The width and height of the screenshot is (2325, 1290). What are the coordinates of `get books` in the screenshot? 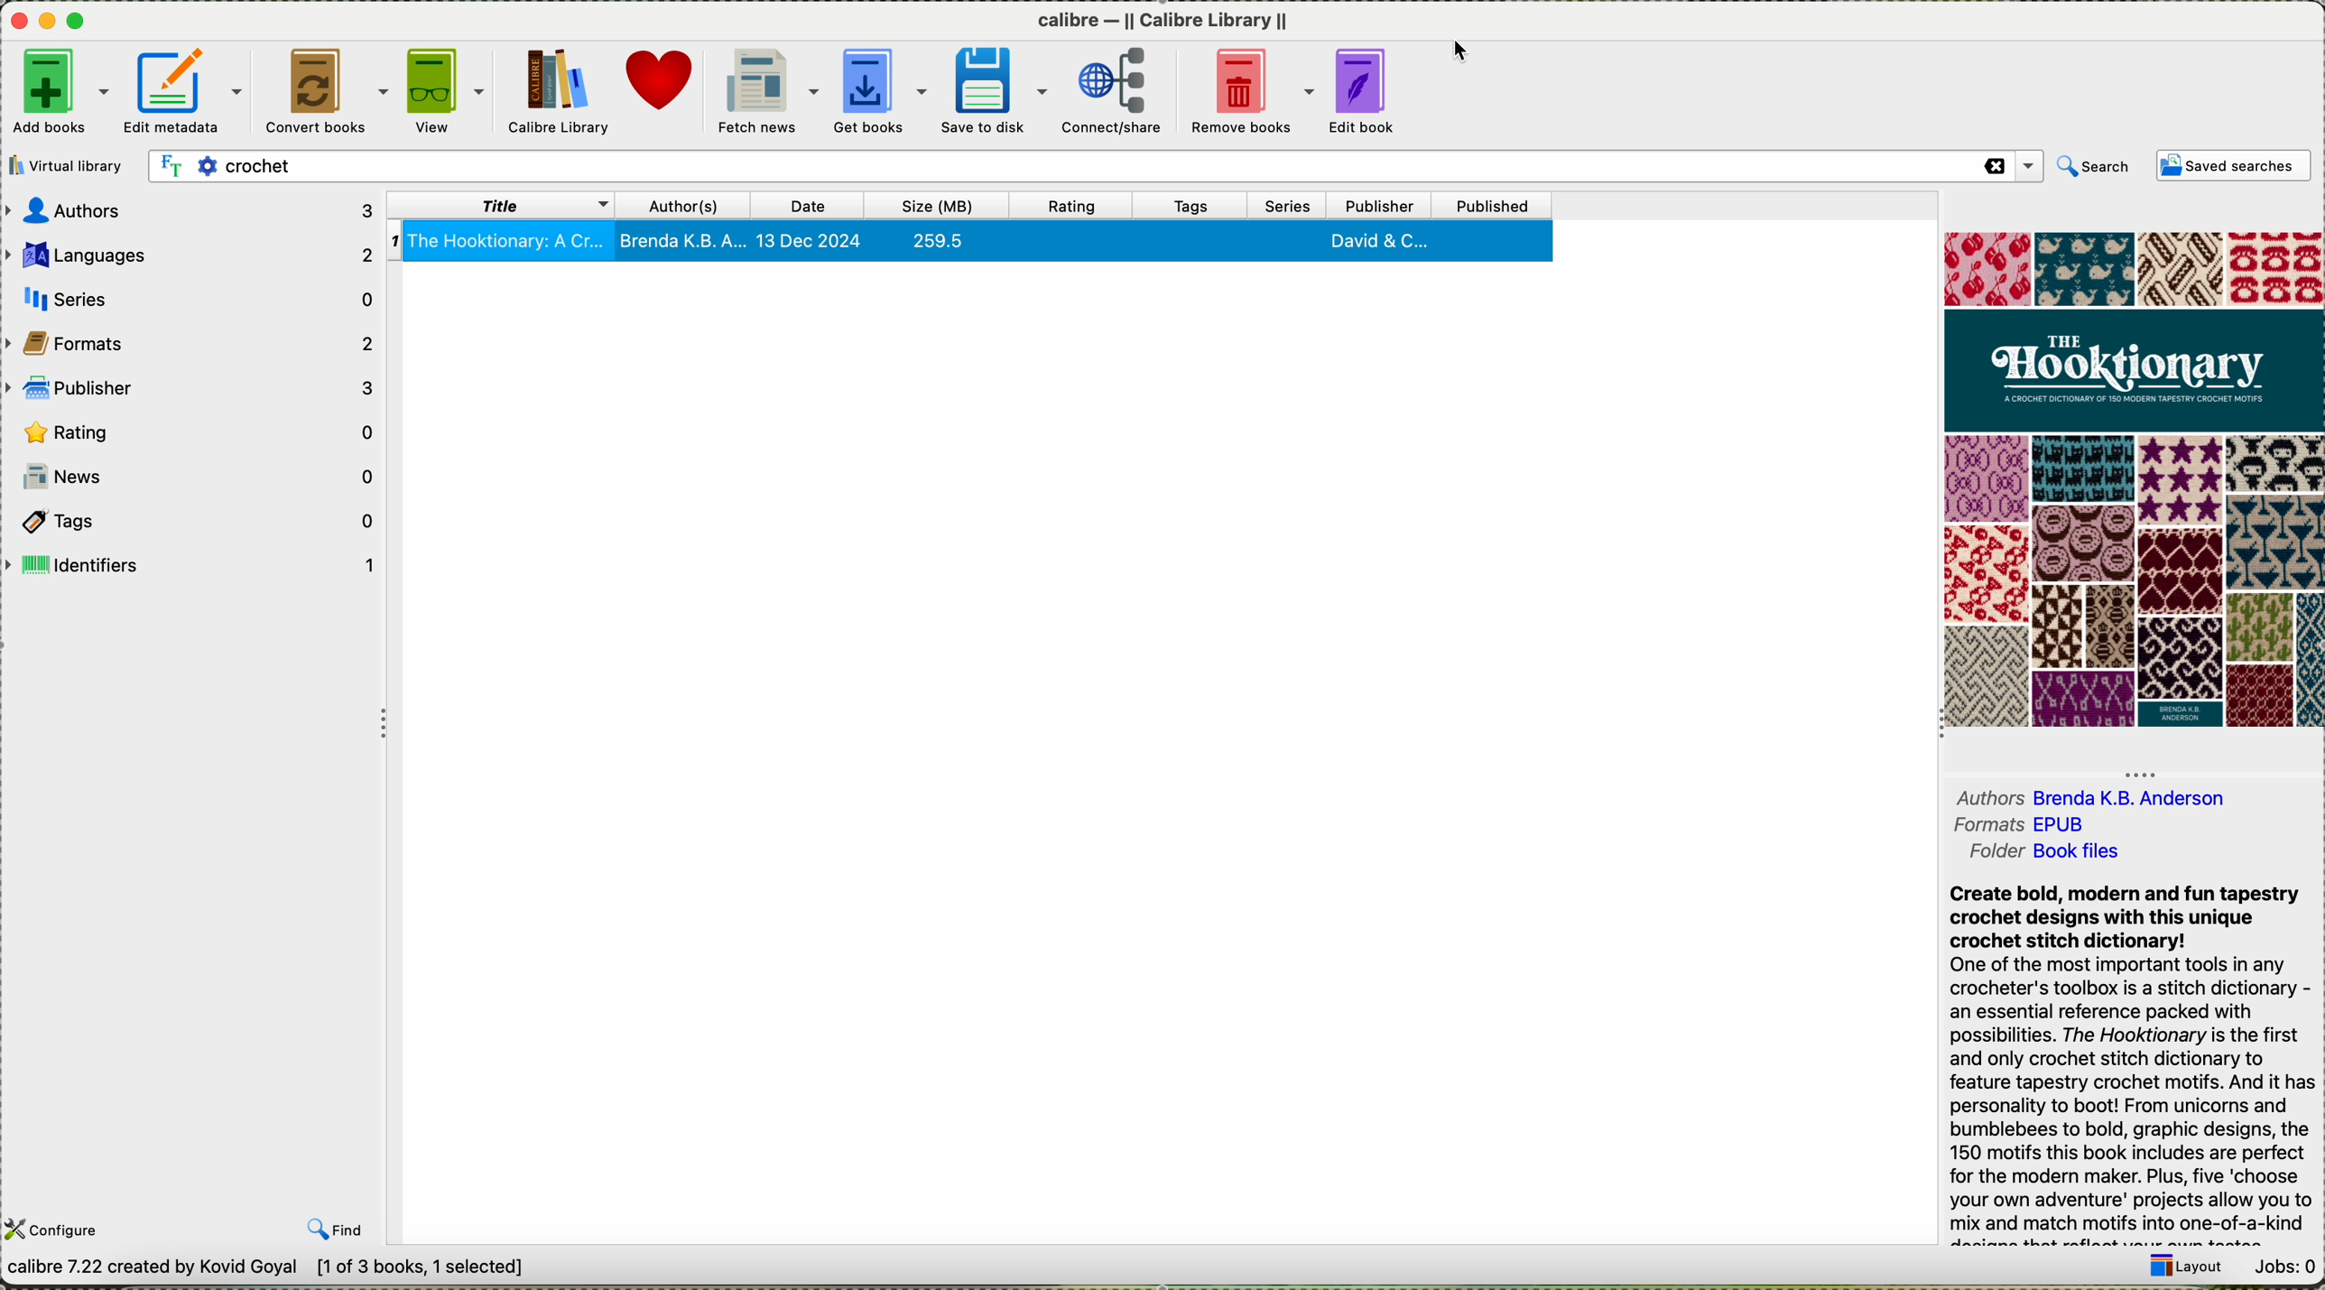 It's located at (880, 88).